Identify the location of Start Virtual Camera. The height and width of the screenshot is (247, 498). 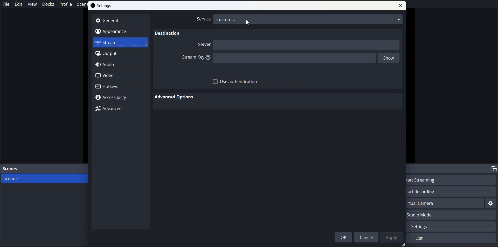
(445, 203).